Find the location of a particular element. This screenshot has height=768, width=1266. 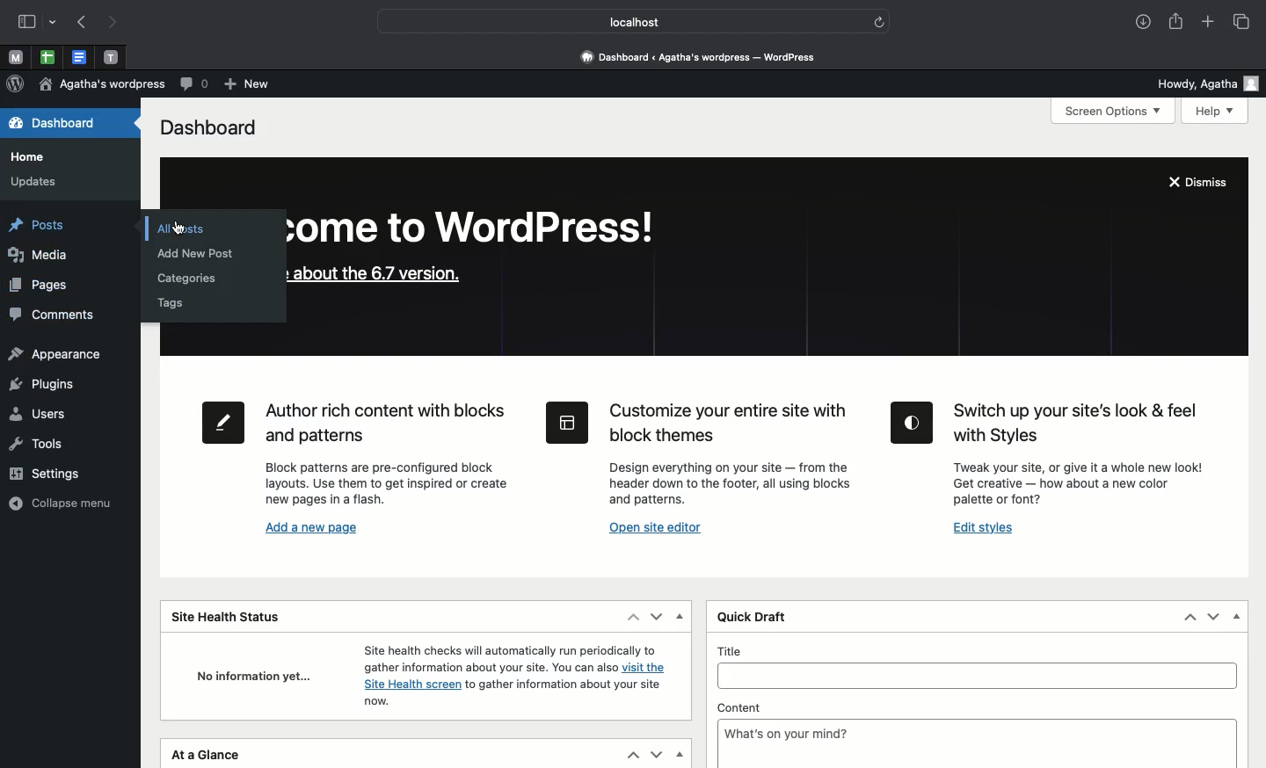

Page is located at coordinates (39, 286).